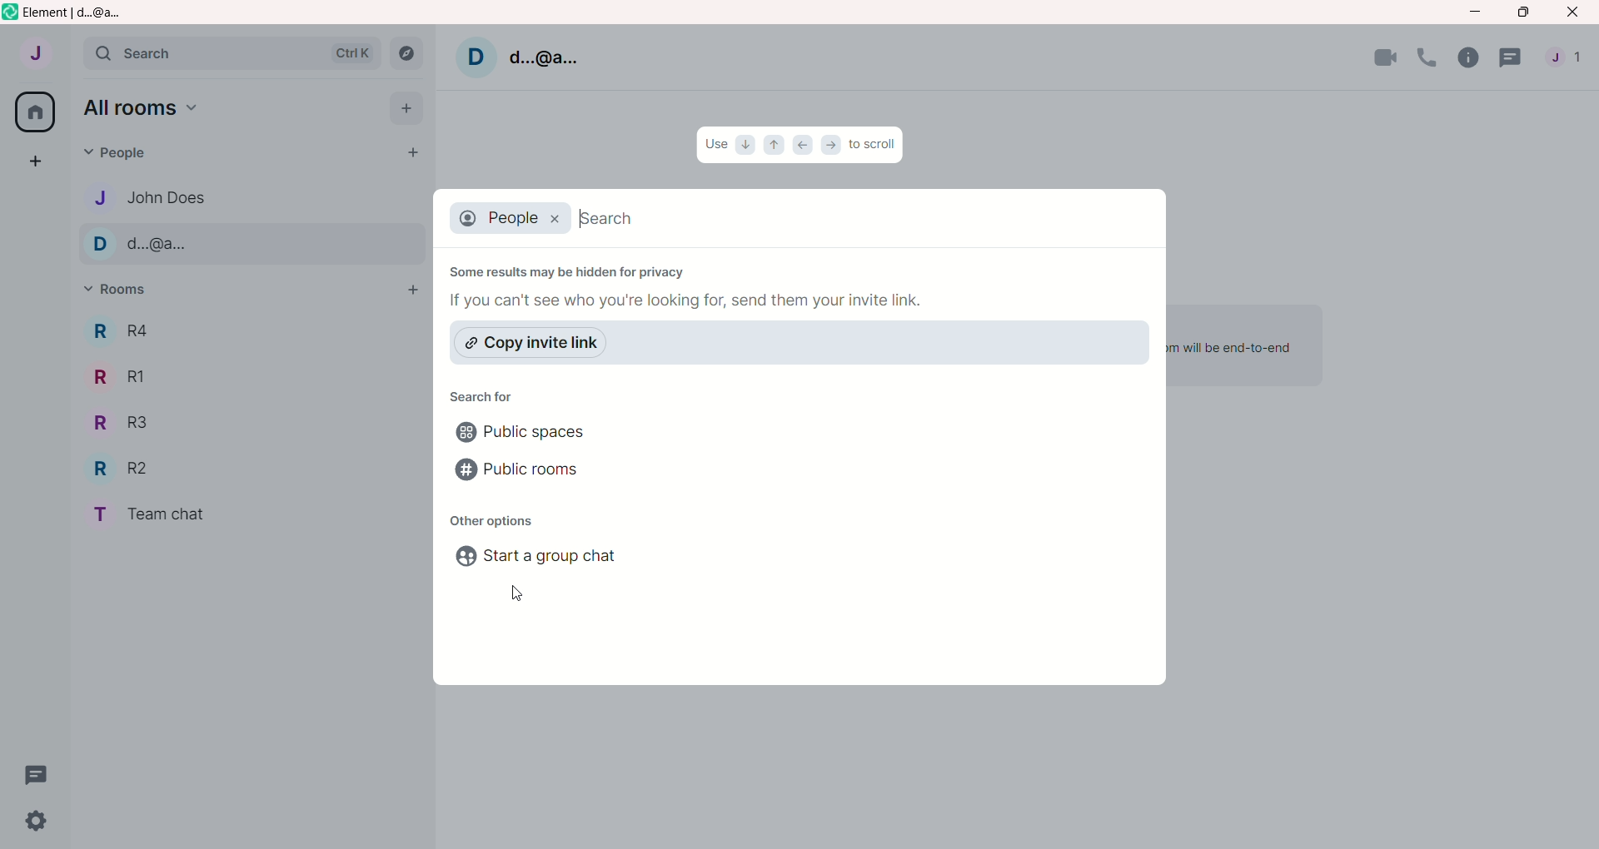  What do you see at coordinates (1522, 12) in the screenshot?
I see `maximize` at bounding box center [1522, 12].